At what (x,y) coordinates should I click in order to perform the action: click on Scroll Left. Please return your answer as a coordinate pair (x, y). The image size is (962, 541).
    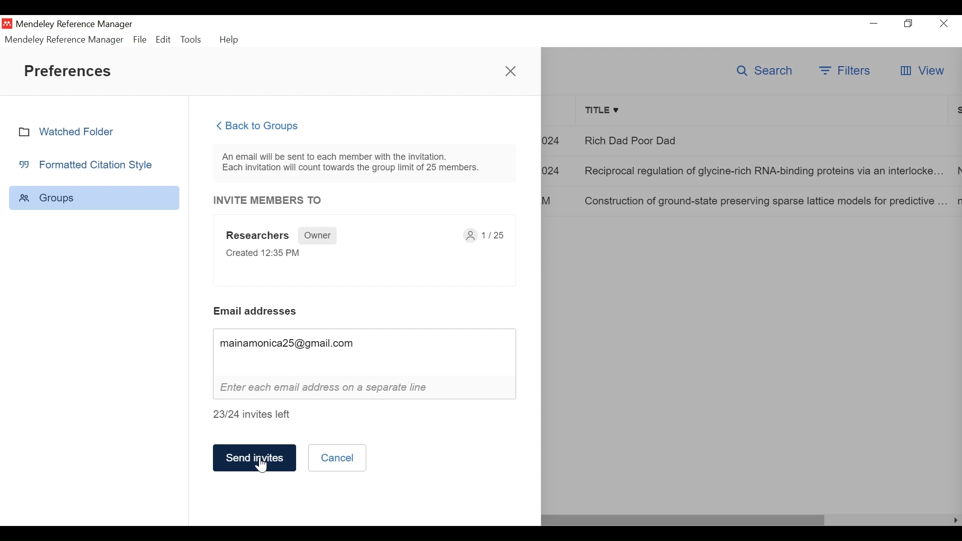
    Looking at the image, I should click on (956, 520).